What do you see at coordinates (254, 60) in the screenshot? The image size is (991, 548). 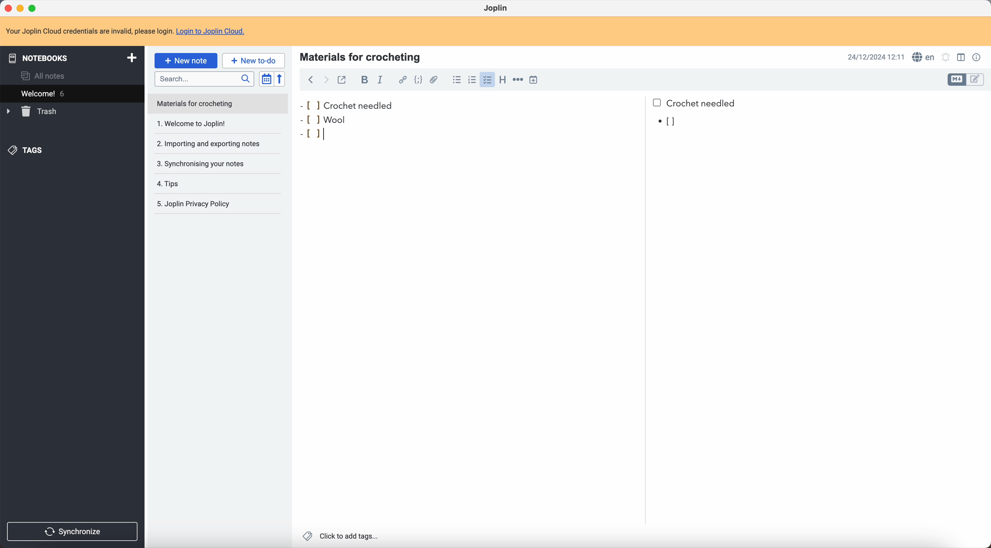 I see `new to-do` at bounding box center [254, 60].